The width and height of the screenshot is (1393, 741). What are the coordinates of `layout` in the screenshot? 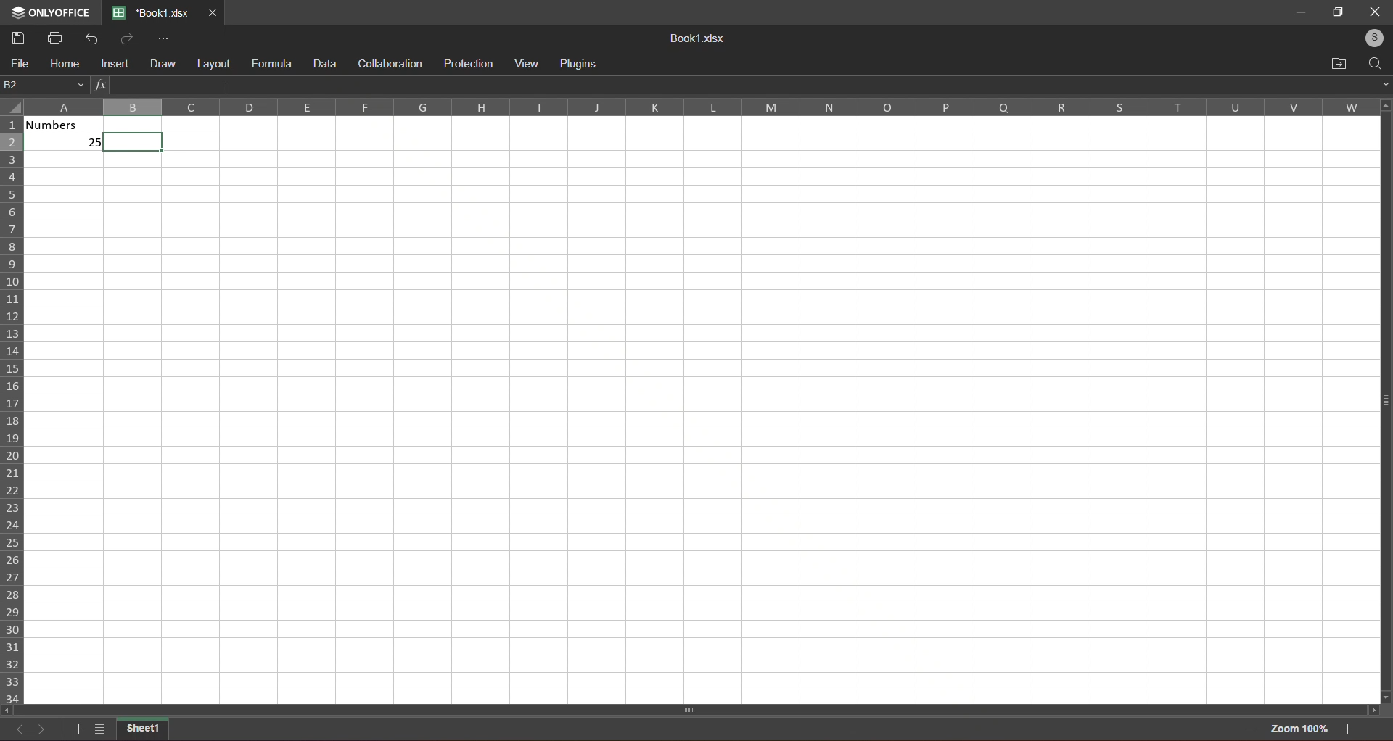 It's located at (213, 63).